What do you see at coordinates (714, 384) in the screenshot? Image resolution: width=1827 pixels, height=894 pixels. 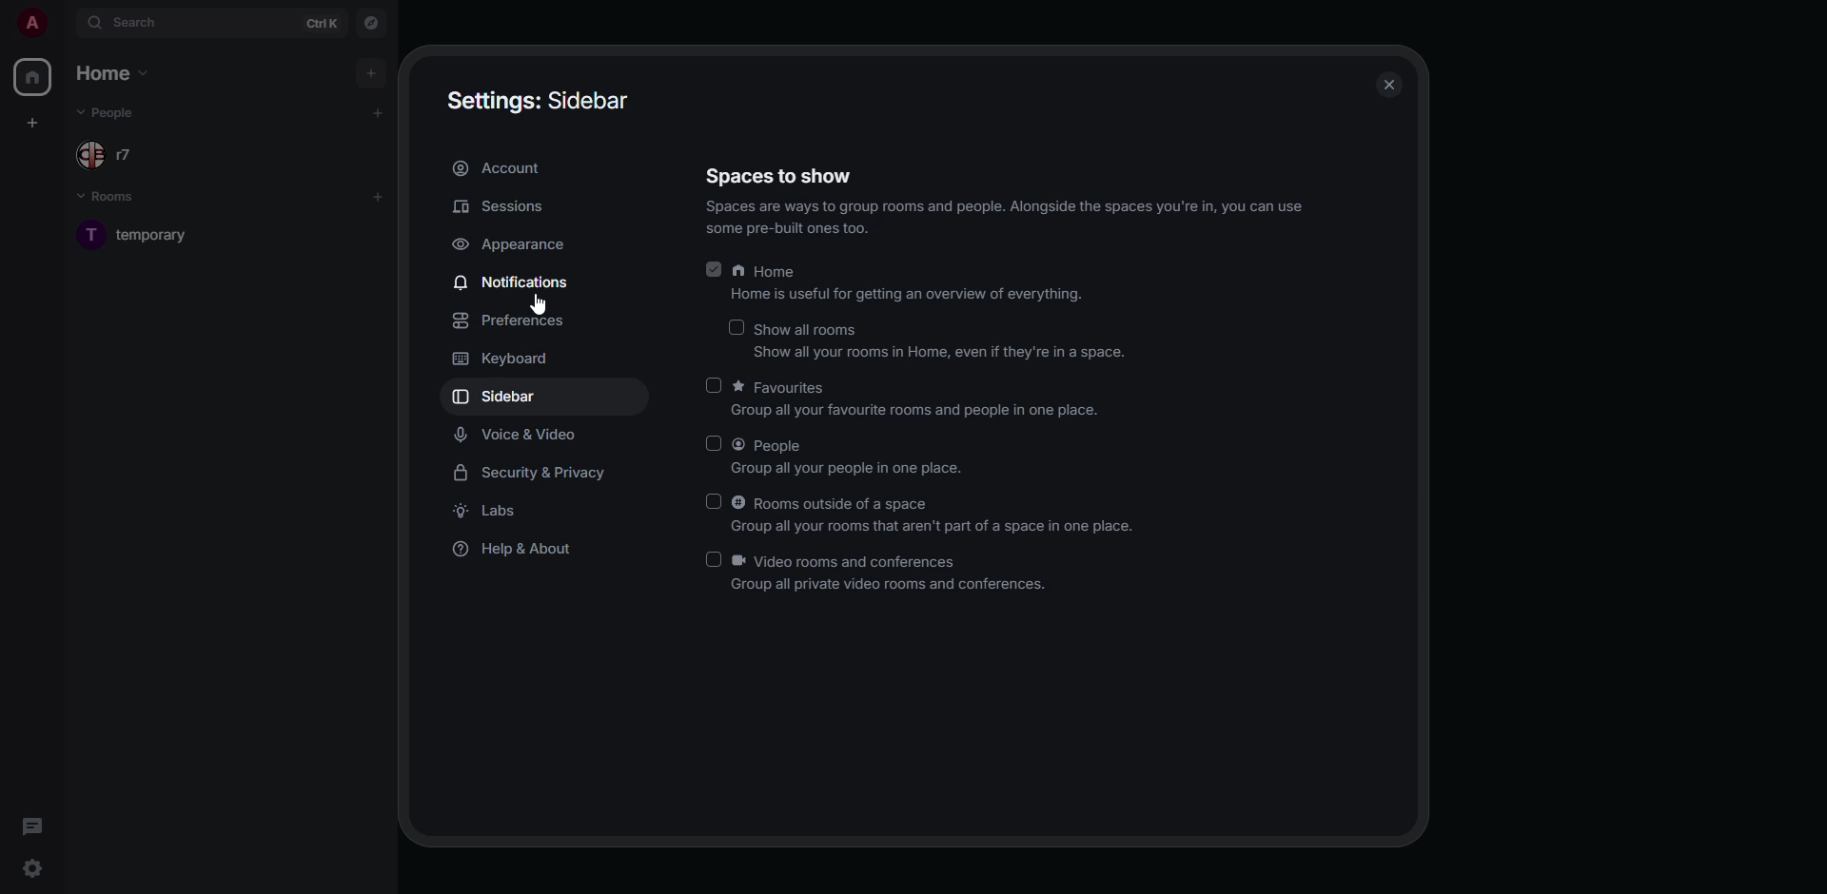 I see `click to enable` at bounding box center [714, 384].